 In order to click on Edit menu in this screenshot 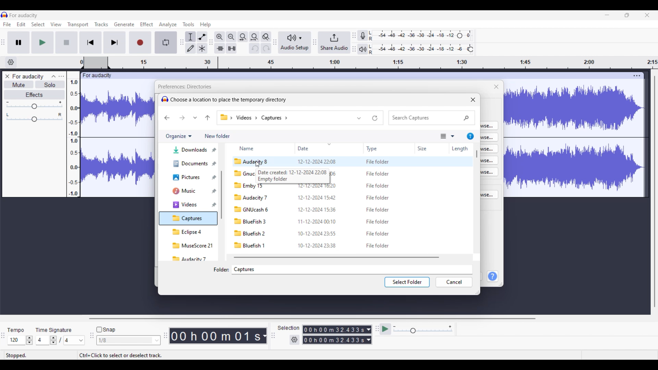, I will do `click(21, 24)`.